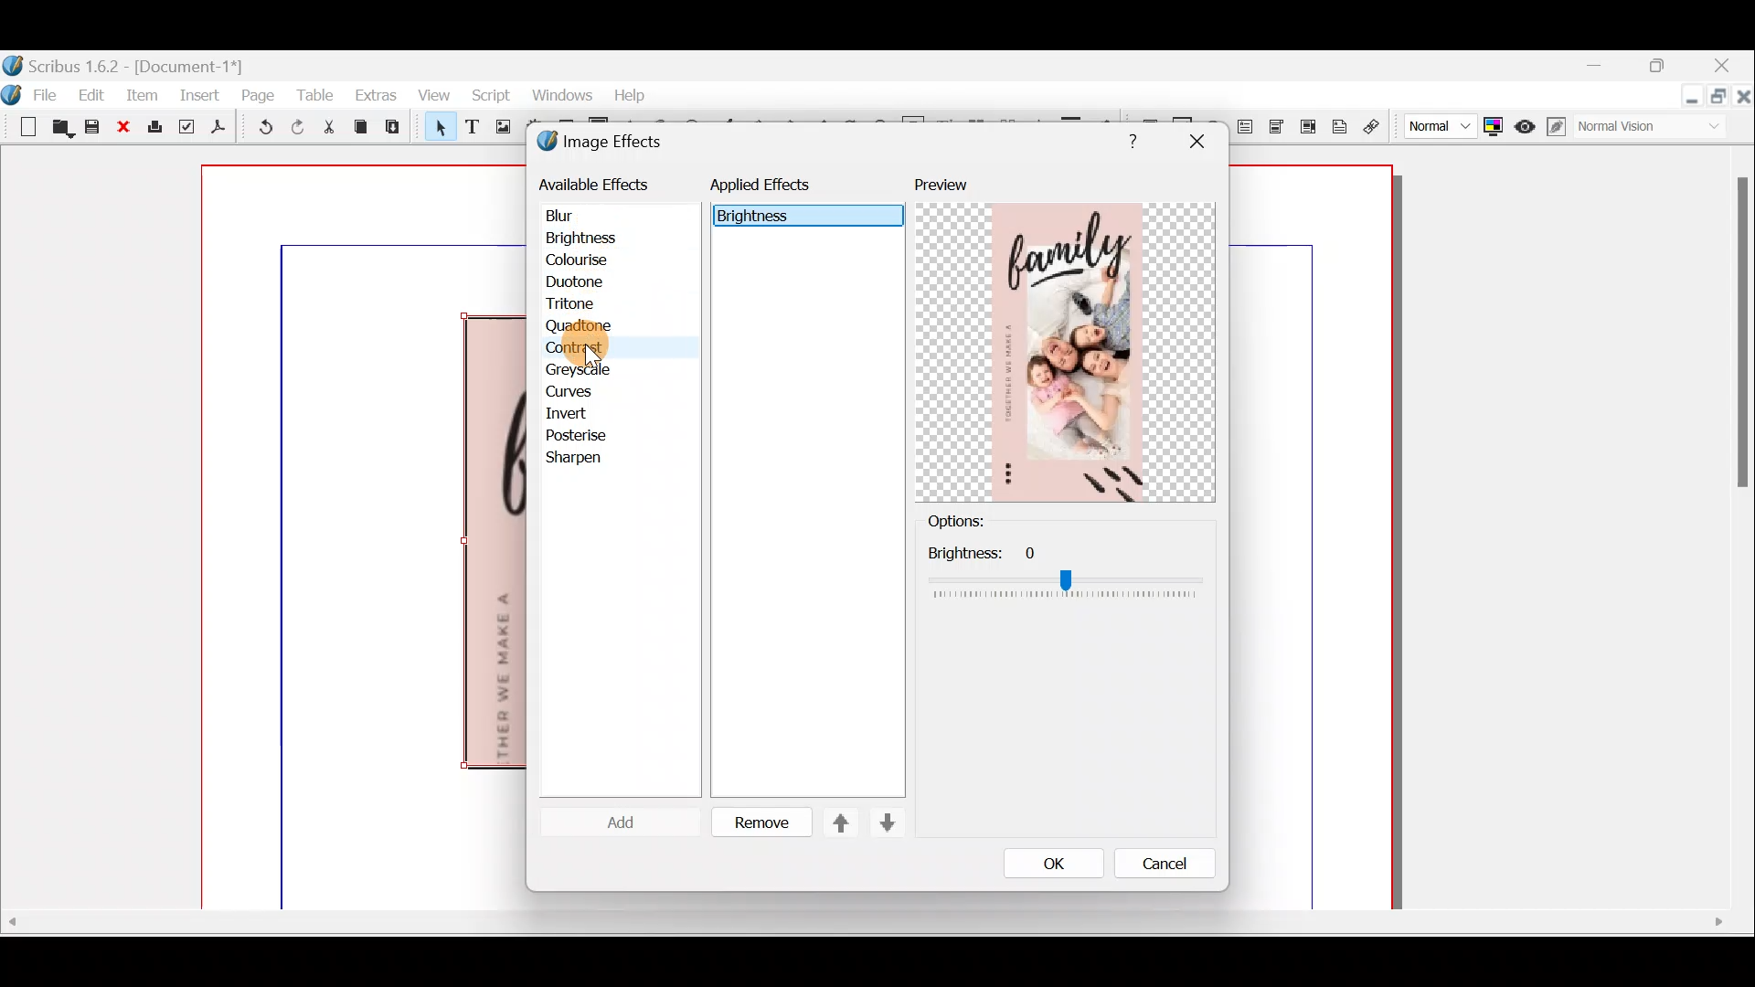 This screenshot has height=987, width=1755. What do you see at coordinates (885, 822) in the screenshot?
I see `Move down` at bounding box center [885, 822].